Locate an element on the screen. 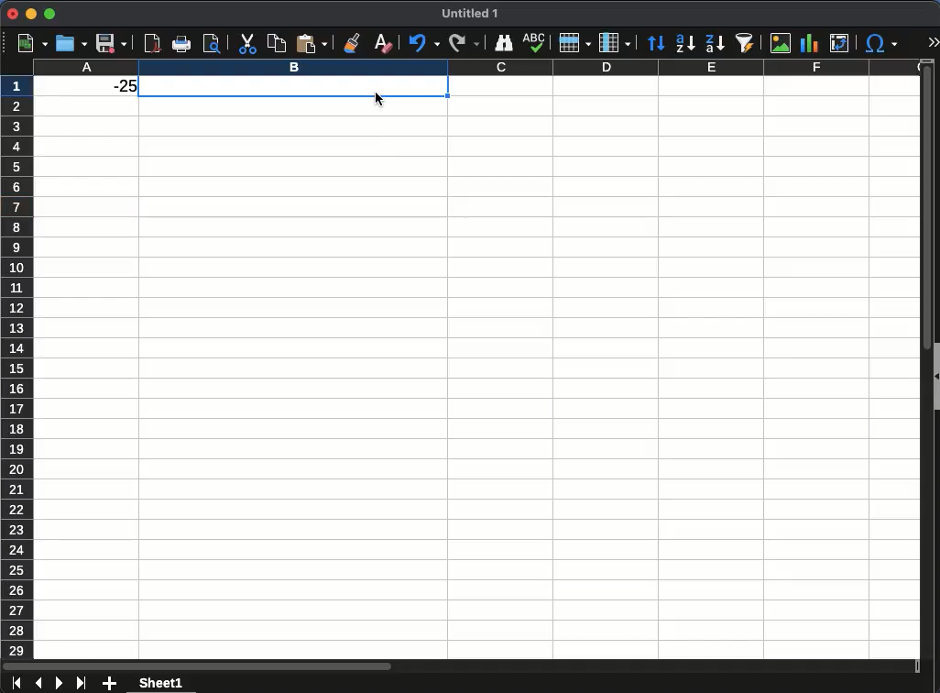 The height and width of the screenshot is (693, 940). ascending is located at coordinates (685, 44).